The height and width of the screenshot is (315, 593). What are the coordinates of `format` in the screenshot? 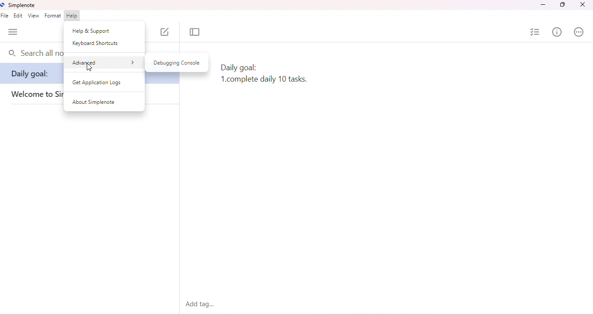 It's located at (53, 16).